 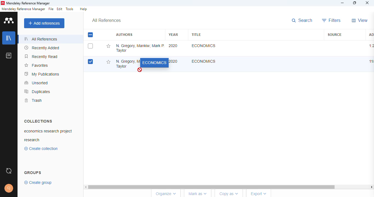 I want to click on search, so click(x=303, y=21).